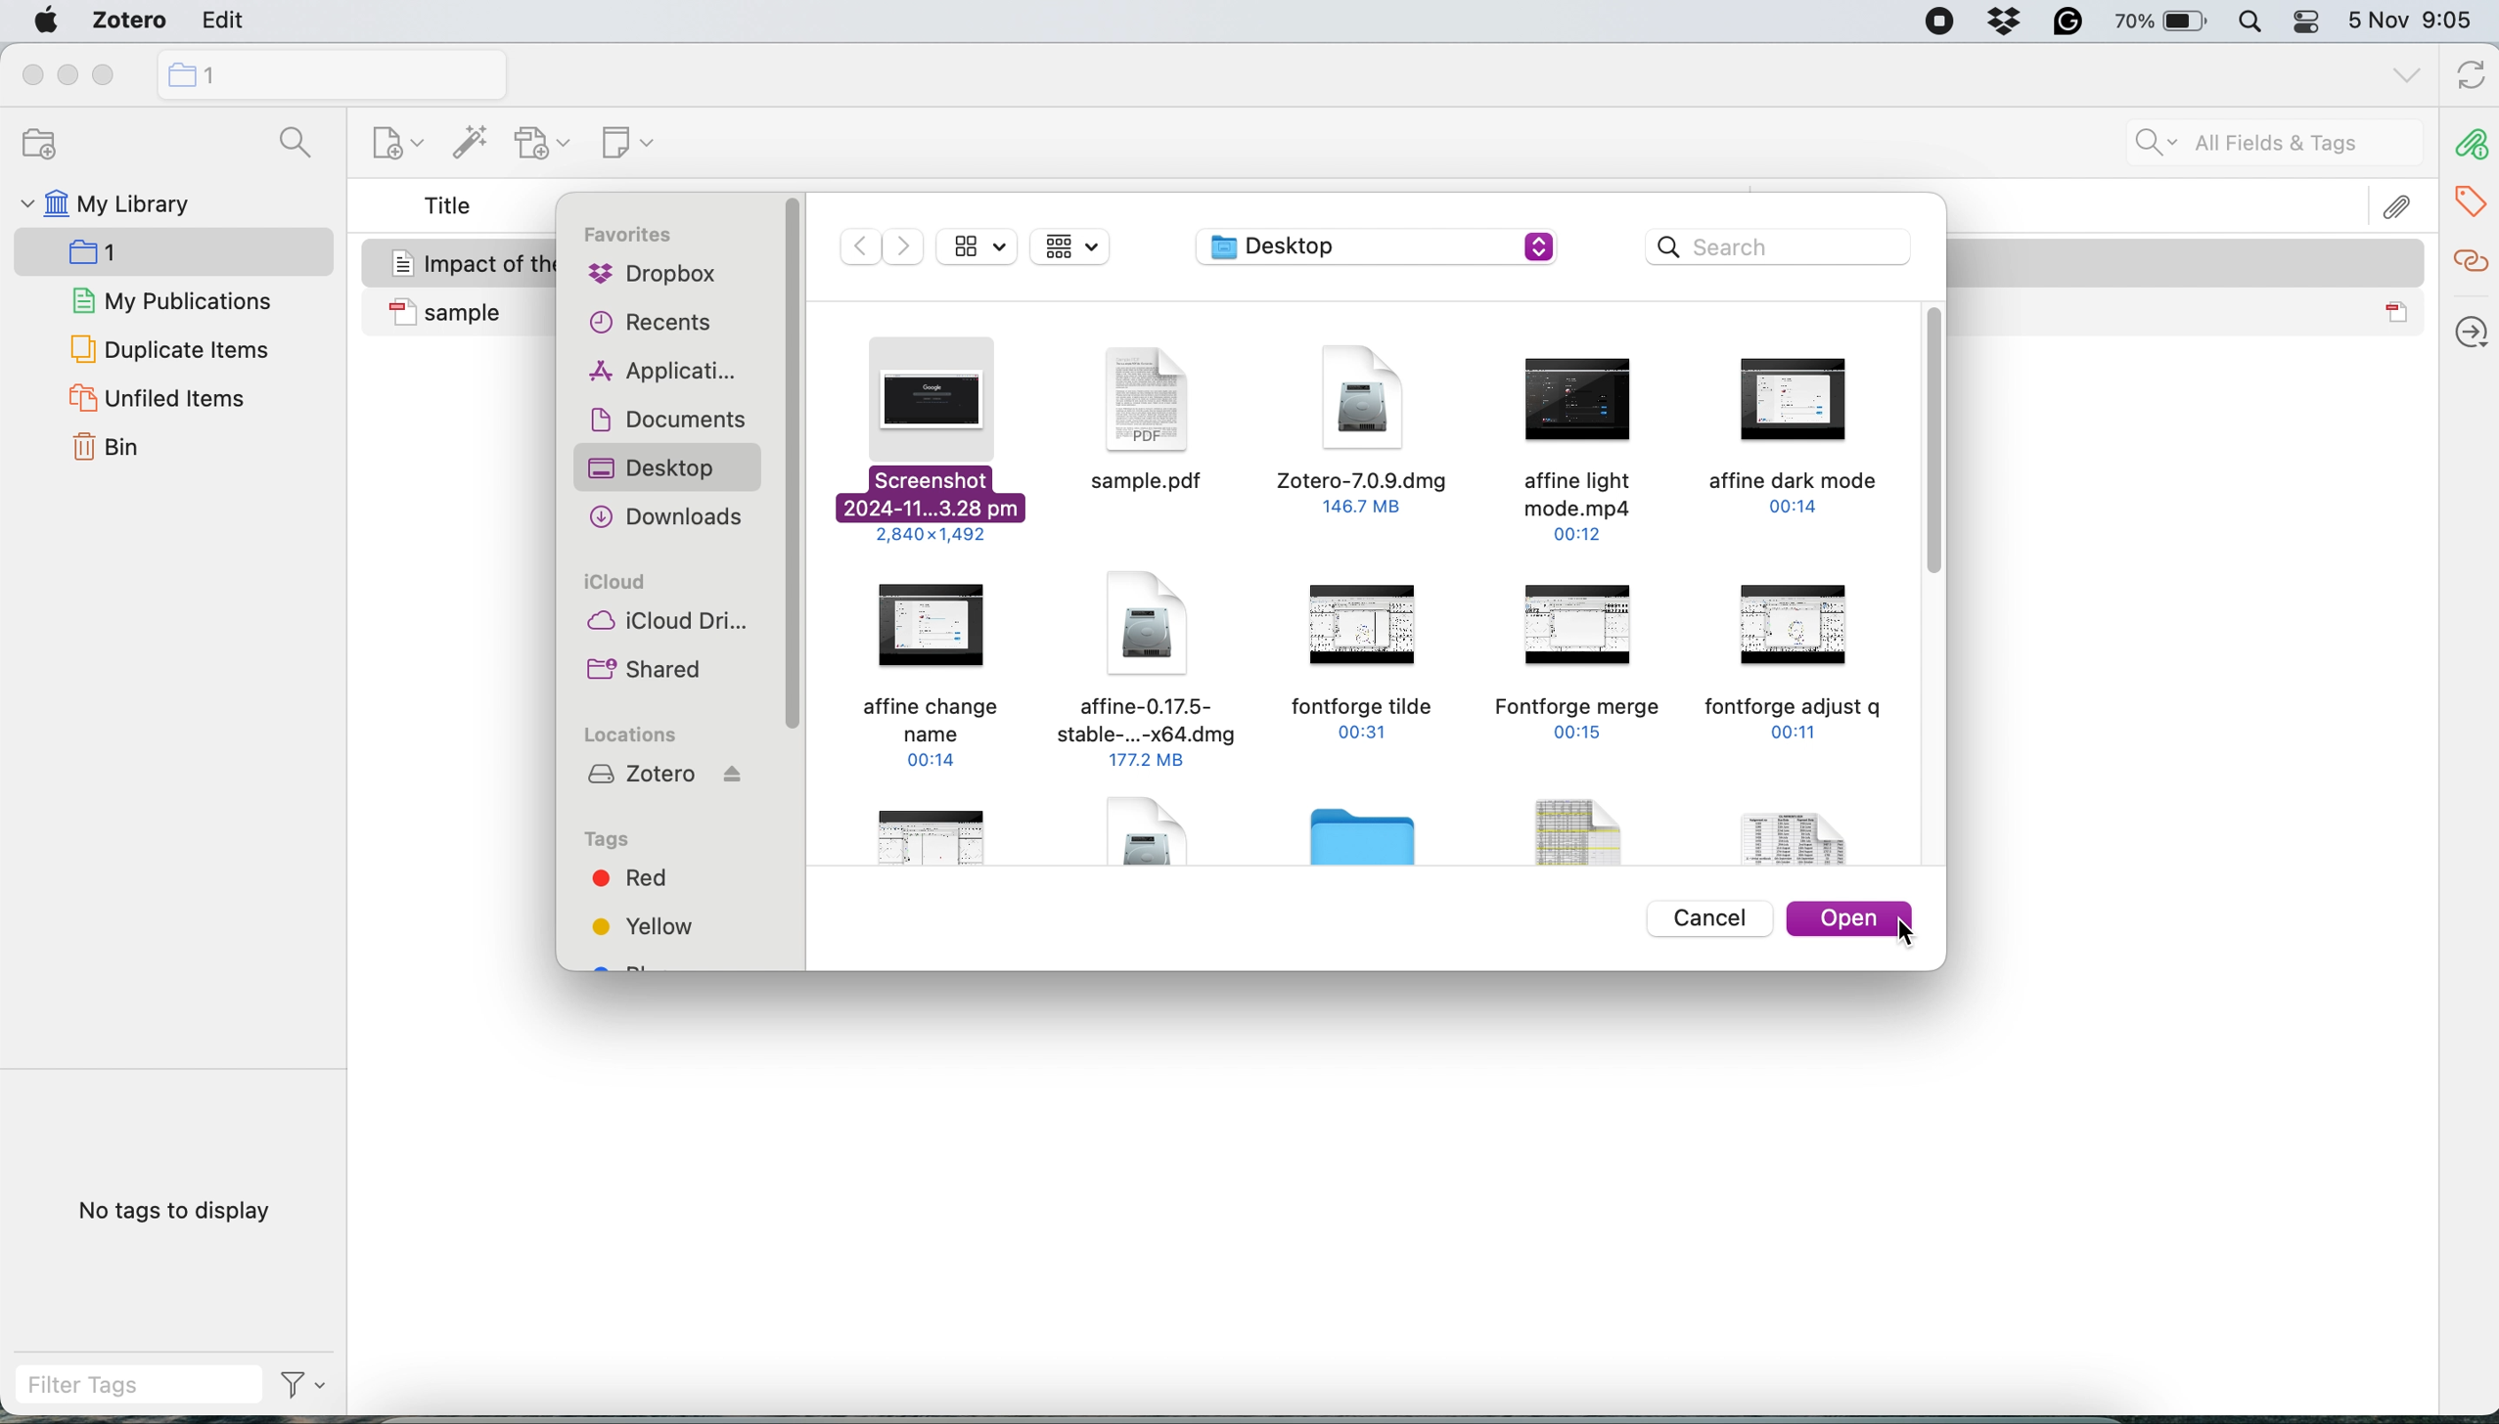 This screenshot has width=2499, height=1424. I want to click on searcg, so click(288, 147).